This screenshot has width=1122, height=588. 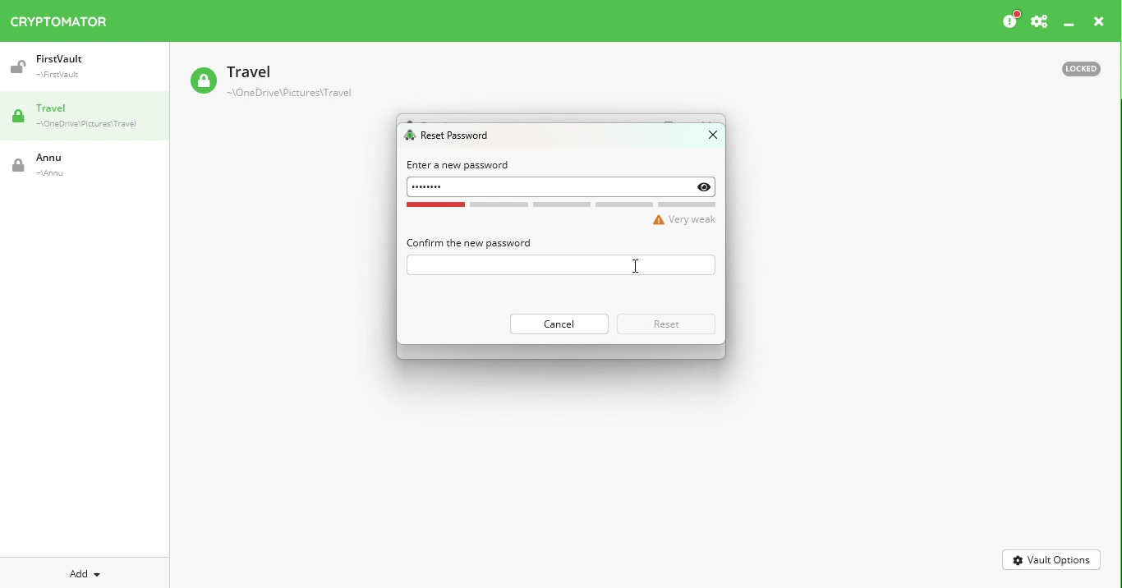 What do you see at coordinates (468, 242) in the screenshot?
I see `Confirm the new password` at bounding box center [468, 242].